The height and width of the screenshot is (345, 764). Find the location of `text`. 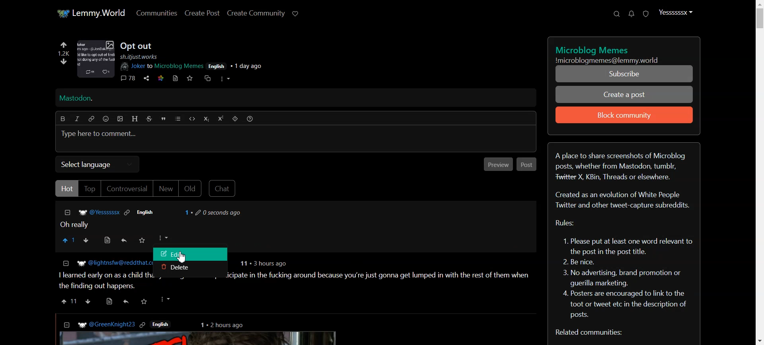

text is located at coordinates (594, 49).